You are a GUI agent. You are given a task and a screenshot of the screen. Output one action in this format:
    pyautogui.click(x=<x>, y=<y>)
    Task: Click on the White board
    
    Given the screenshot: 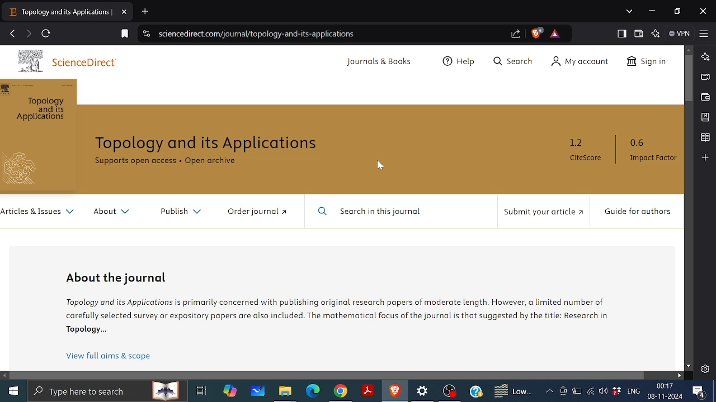 What is the action you would take?
    pyautogui.click(x=258, y=393)
    